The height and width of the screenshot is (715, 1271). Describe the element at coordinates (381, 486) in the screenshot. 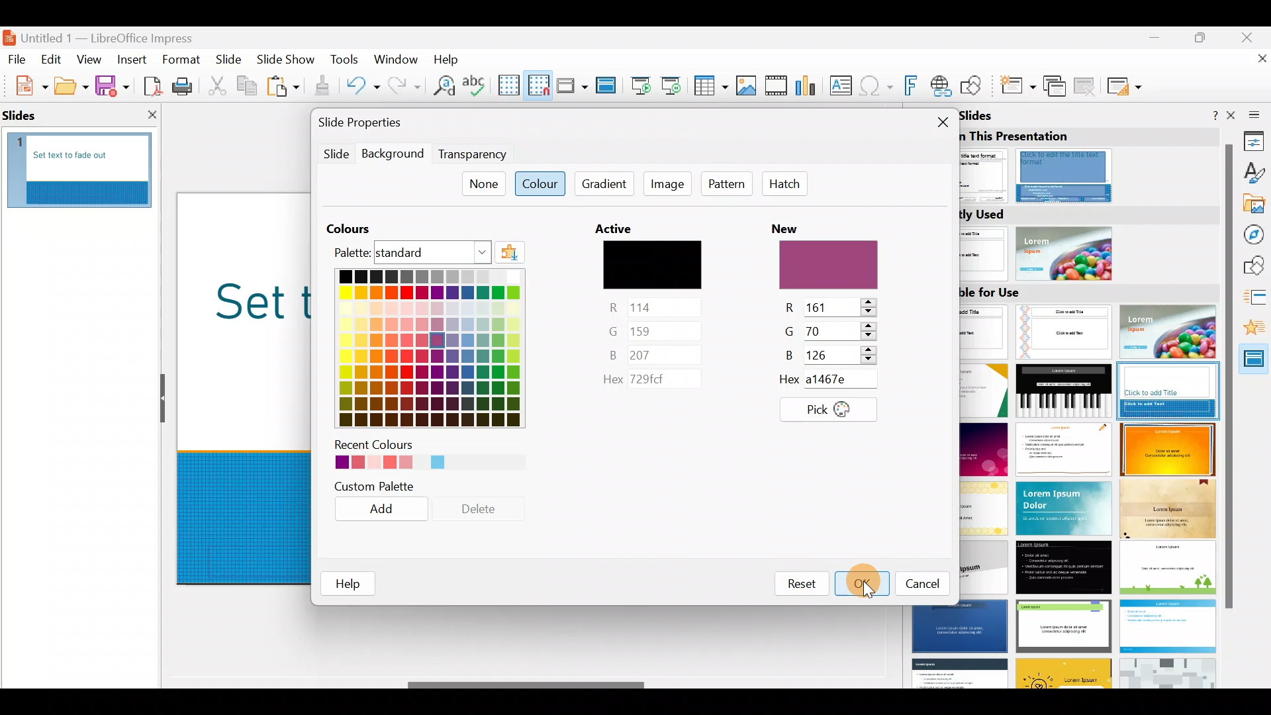

I see `Custom palette` at that location.